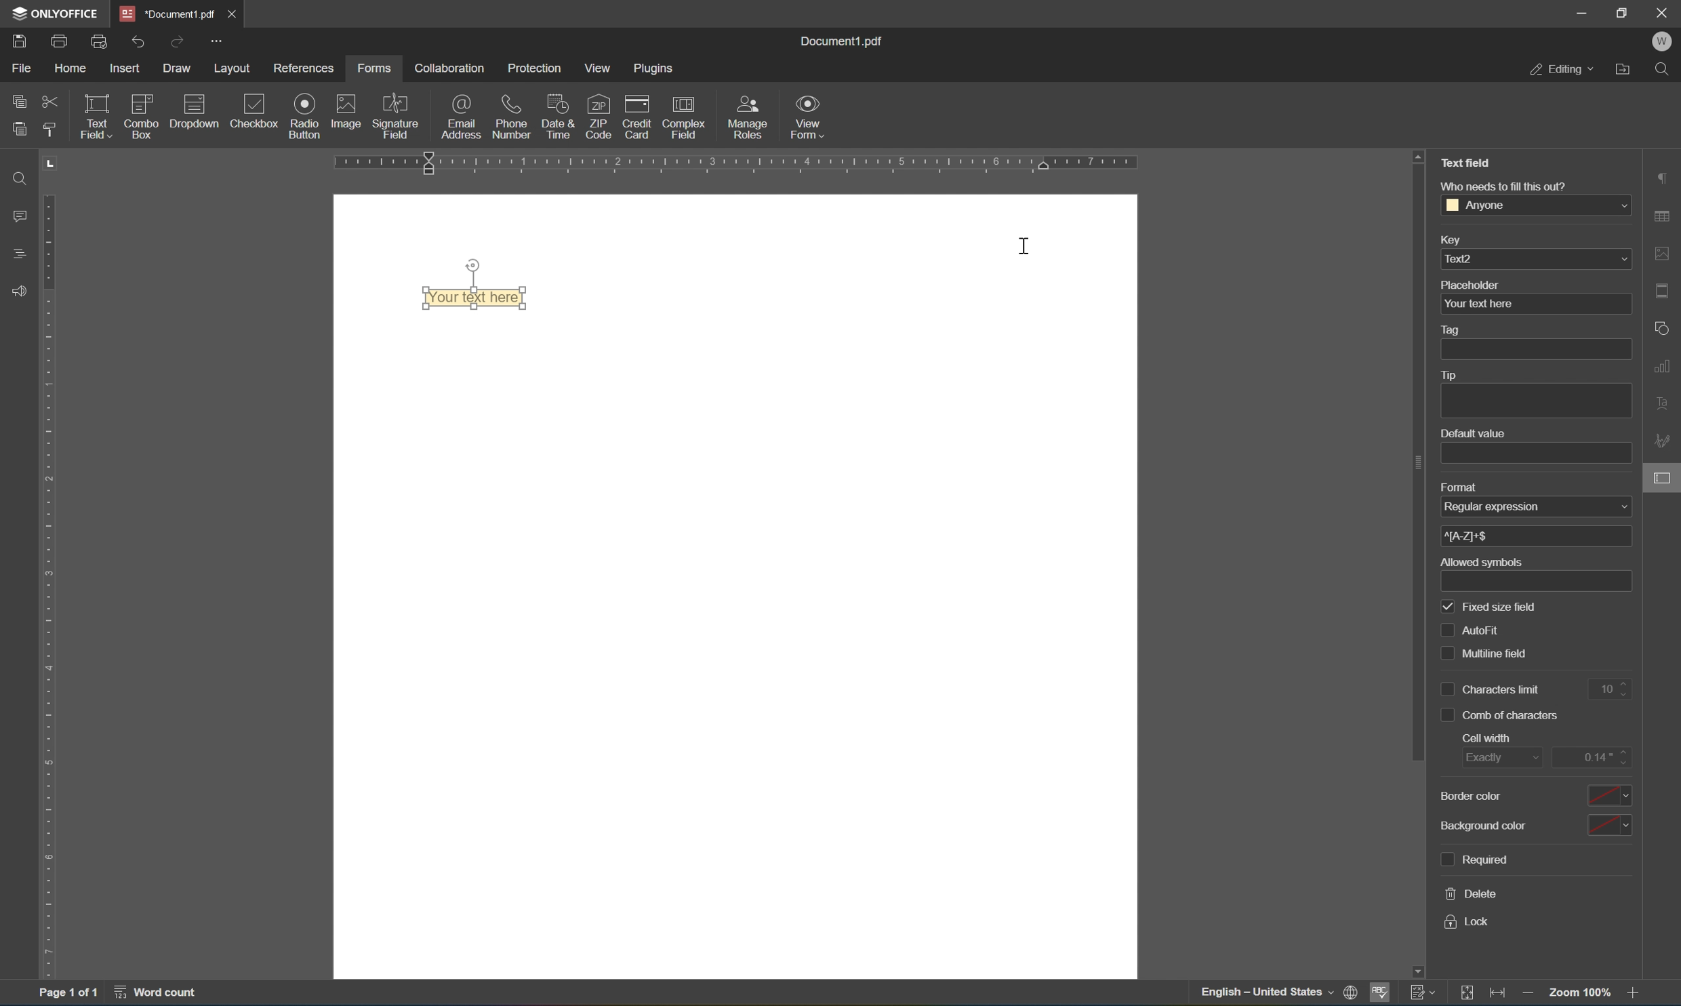 The image size is (1681, 1006). Describe the element at coordinates (1469, 630) in the screenshot. I see `auto fill` at that location.